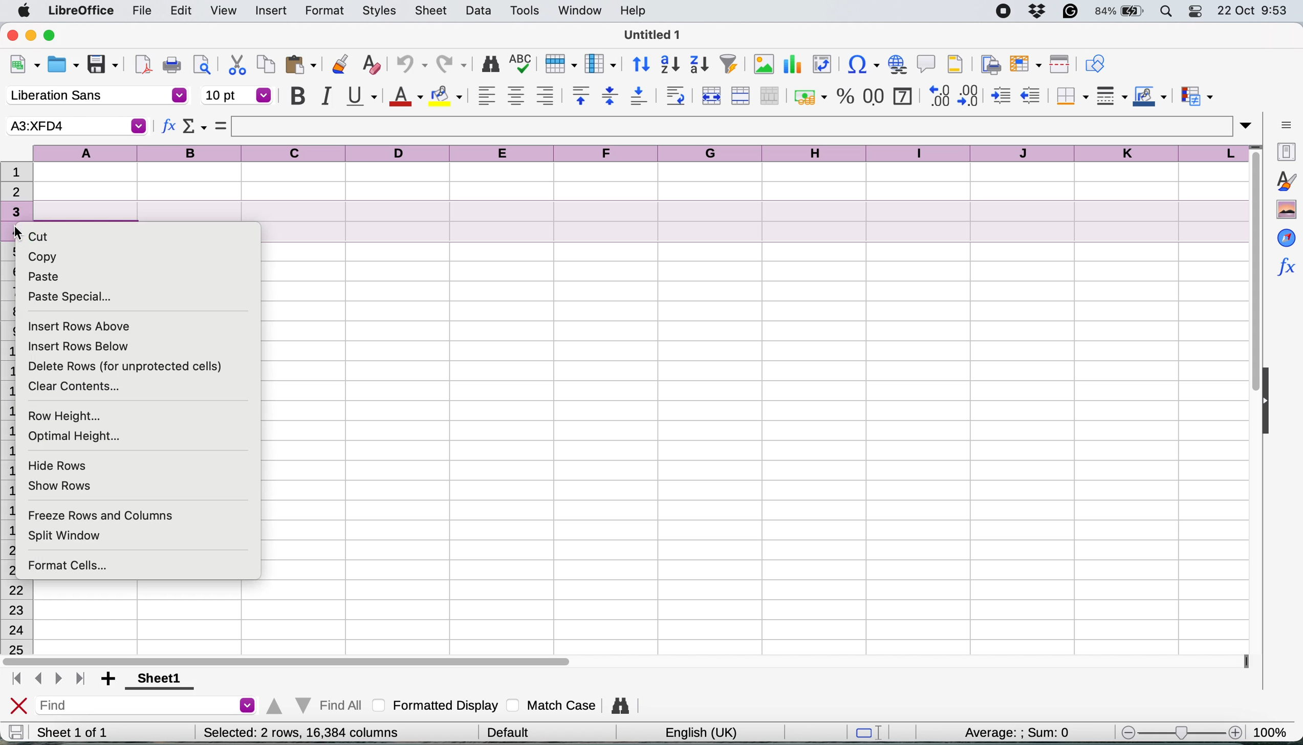 The height and width of the screenshot is (745, 1303). Describe the element at coordinates (558, 63) in the screenshot. I see `row` at that location.